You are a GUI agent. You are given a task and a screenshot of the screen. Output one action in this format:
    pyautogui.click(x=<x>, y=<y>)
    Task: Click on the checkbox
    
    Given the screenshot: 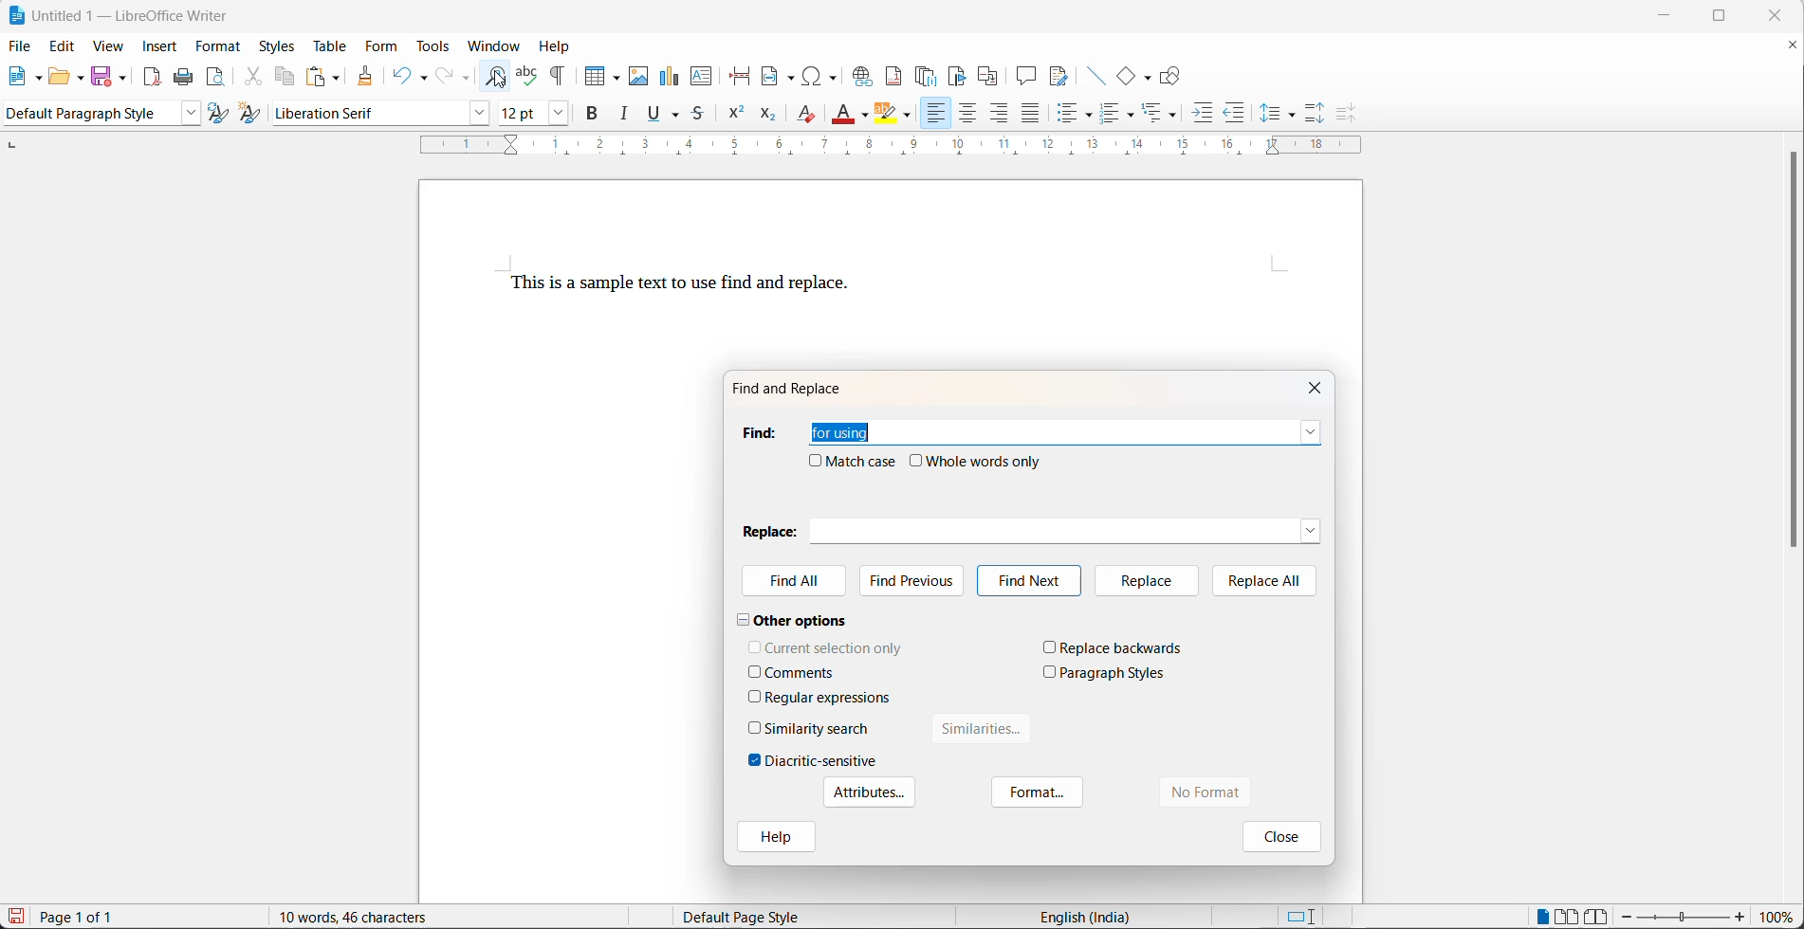 What is the action you would take?
    pyautogui.click(x=917, y=461)
    